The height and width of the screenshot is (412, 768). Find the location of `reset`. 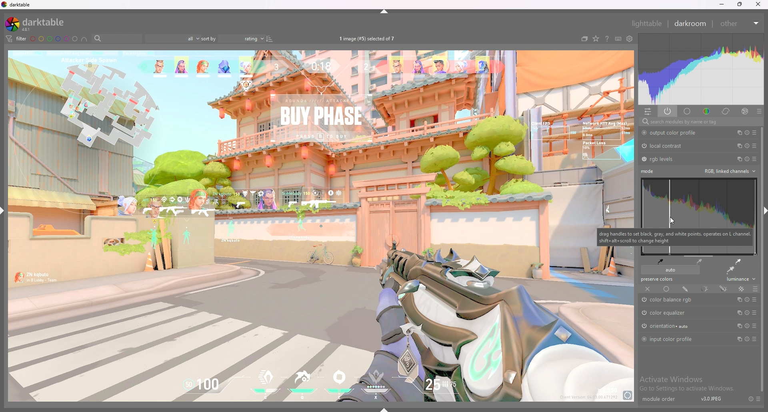

reset is located at coordinates (747, 326).